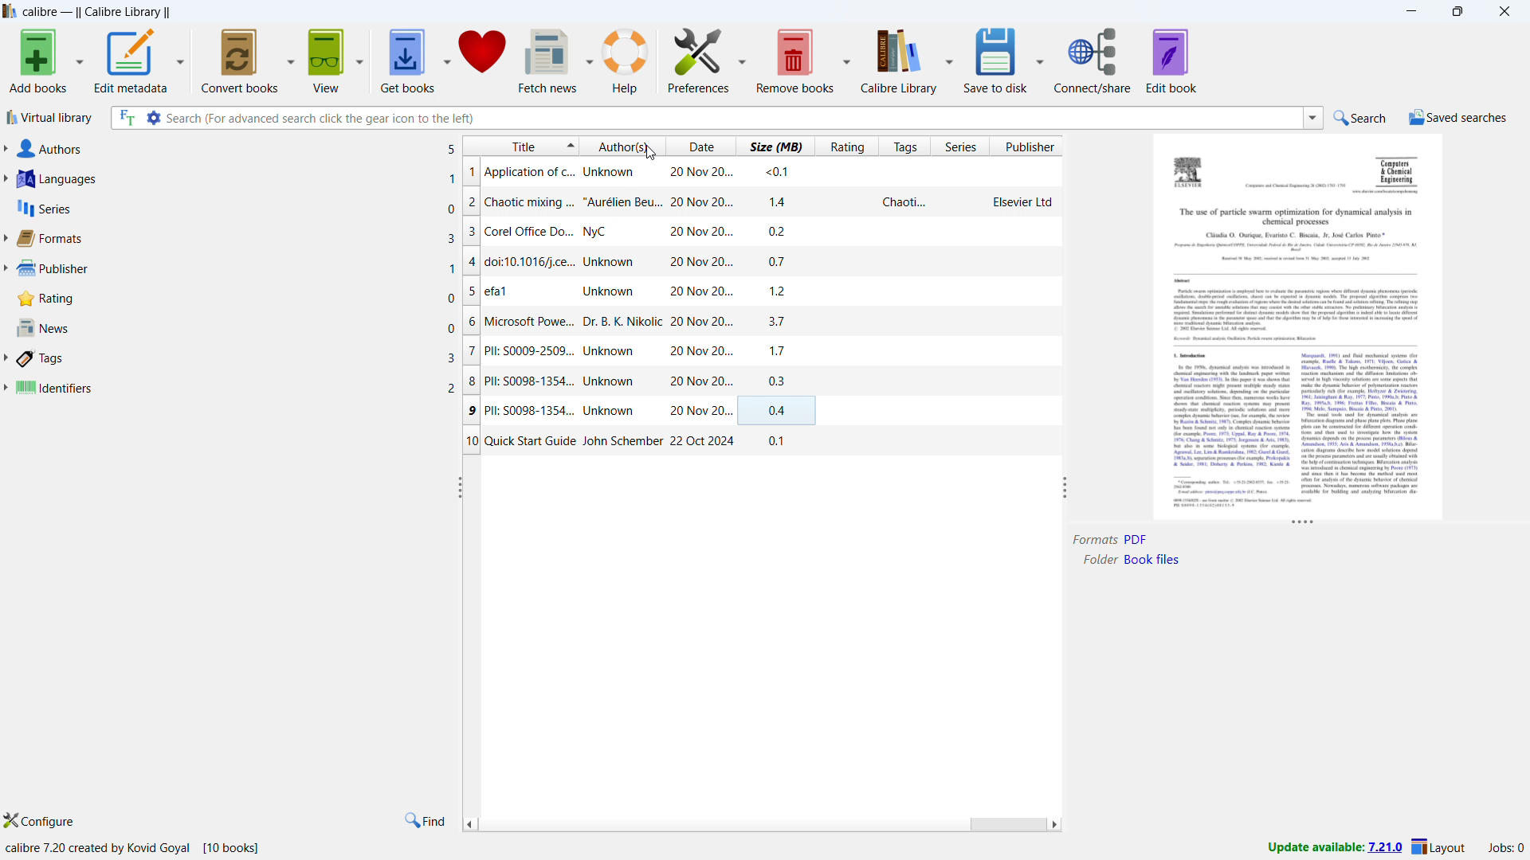 The height and width of the screenshot is (860, 1530). Describe the element at coordinates (614, 320) in the screenshot. I see `Microsoft Powe... Dr. B. K. Nikolic 20 Nov 20...` at that location.